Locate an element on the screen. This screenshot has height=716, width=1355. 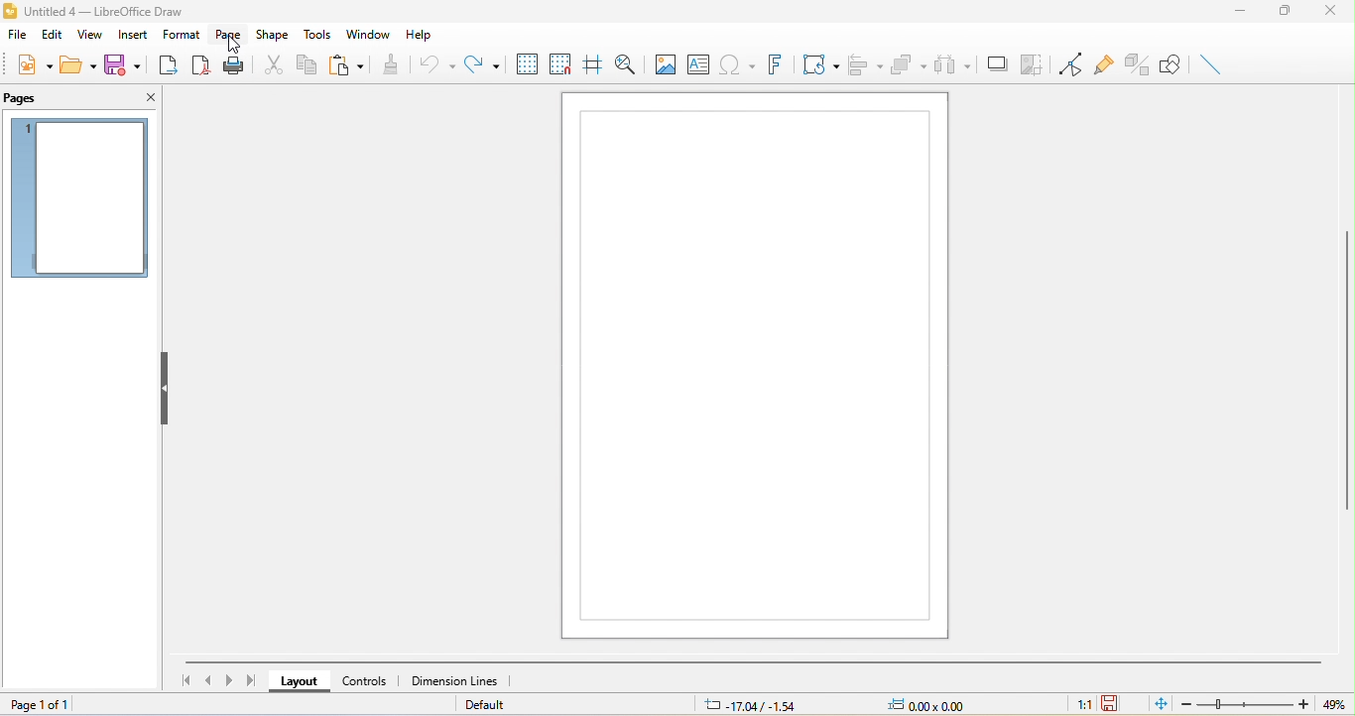
export is located at coordinates (166, 68).